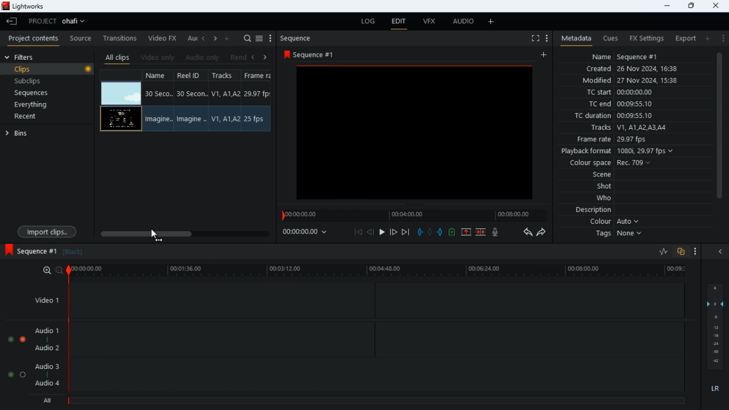  What do you see at coordinates (56, 69) in the screenshot?
I see `clips` at bounding box center [56, 69].